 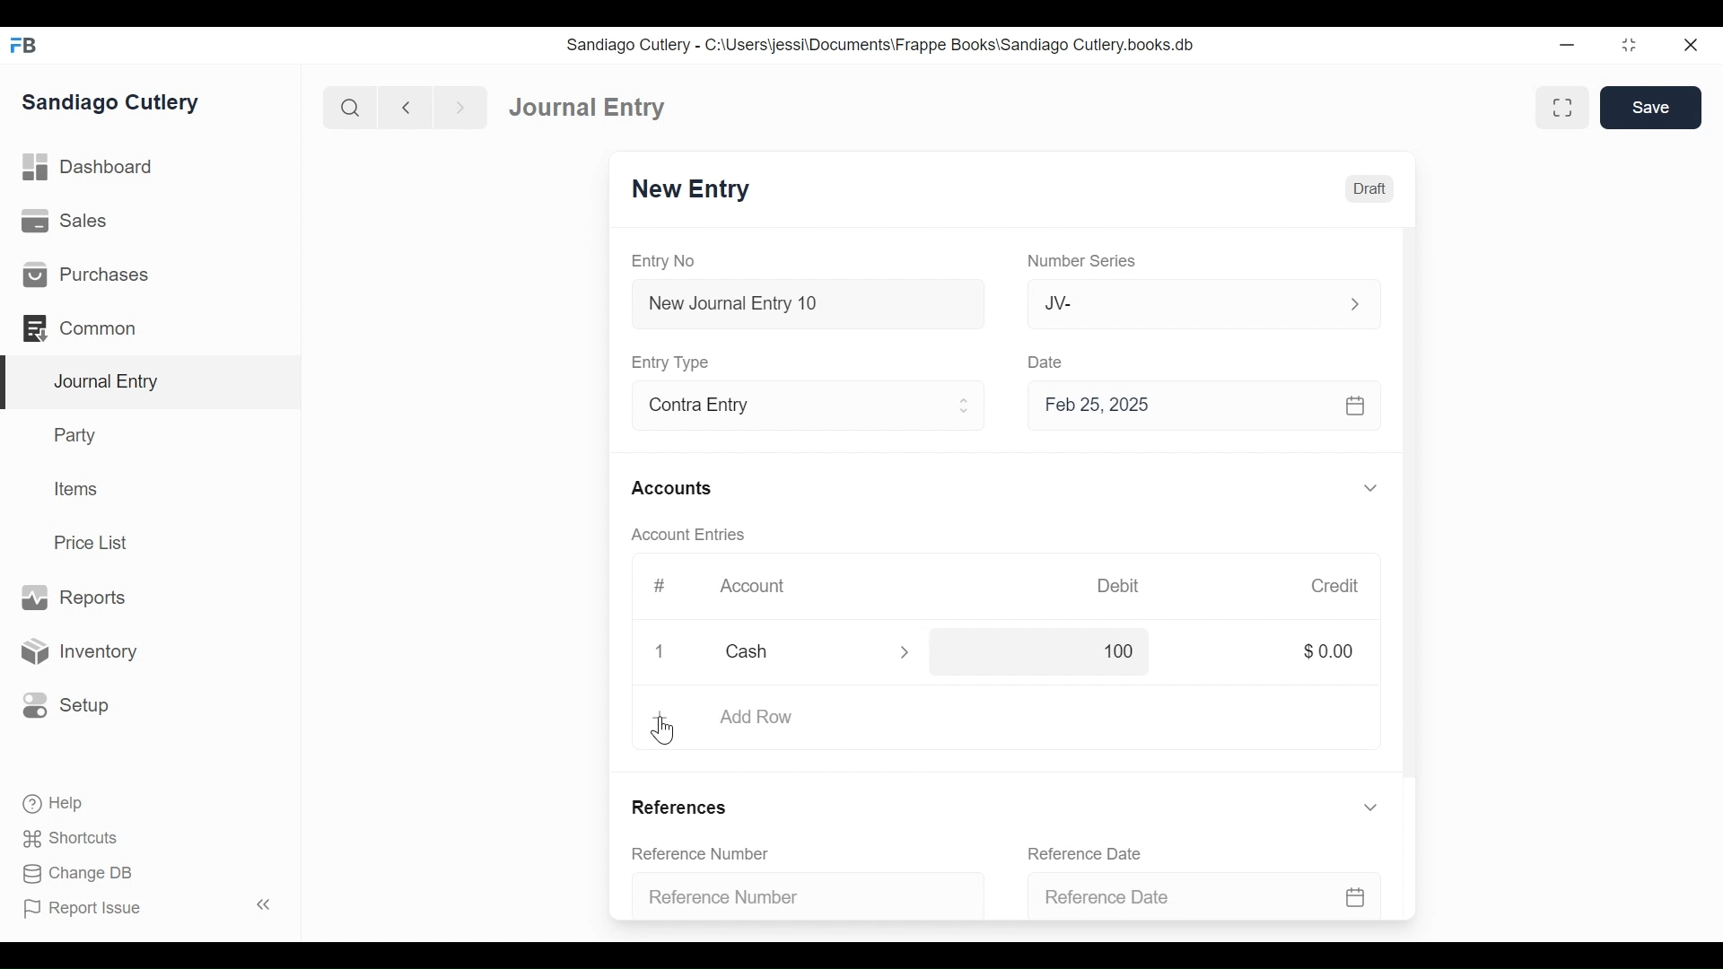 I want to click on Entry No, so click(x=669, y=260).